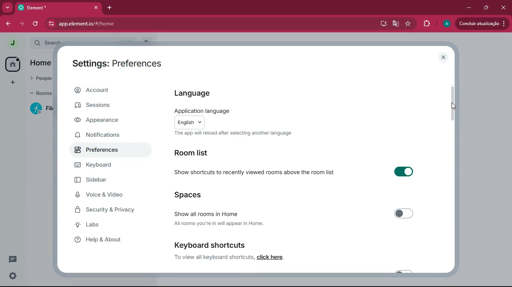 This screenshot has height=287, width=512. I want to click on home, so click(13, 65).